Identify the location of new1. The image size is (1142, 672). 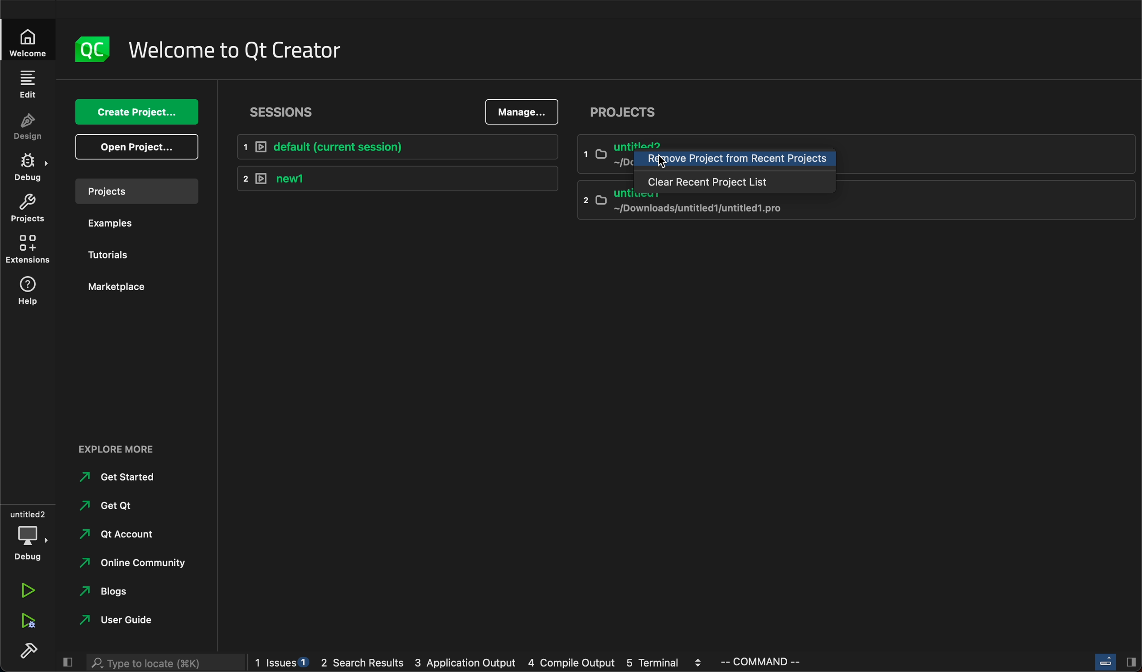
(397, 177).